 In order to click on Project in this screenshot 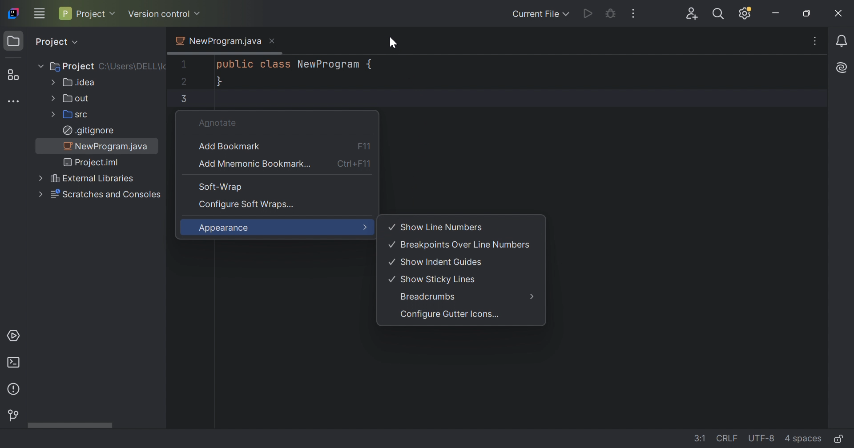, I will do `click(50, 42)`.